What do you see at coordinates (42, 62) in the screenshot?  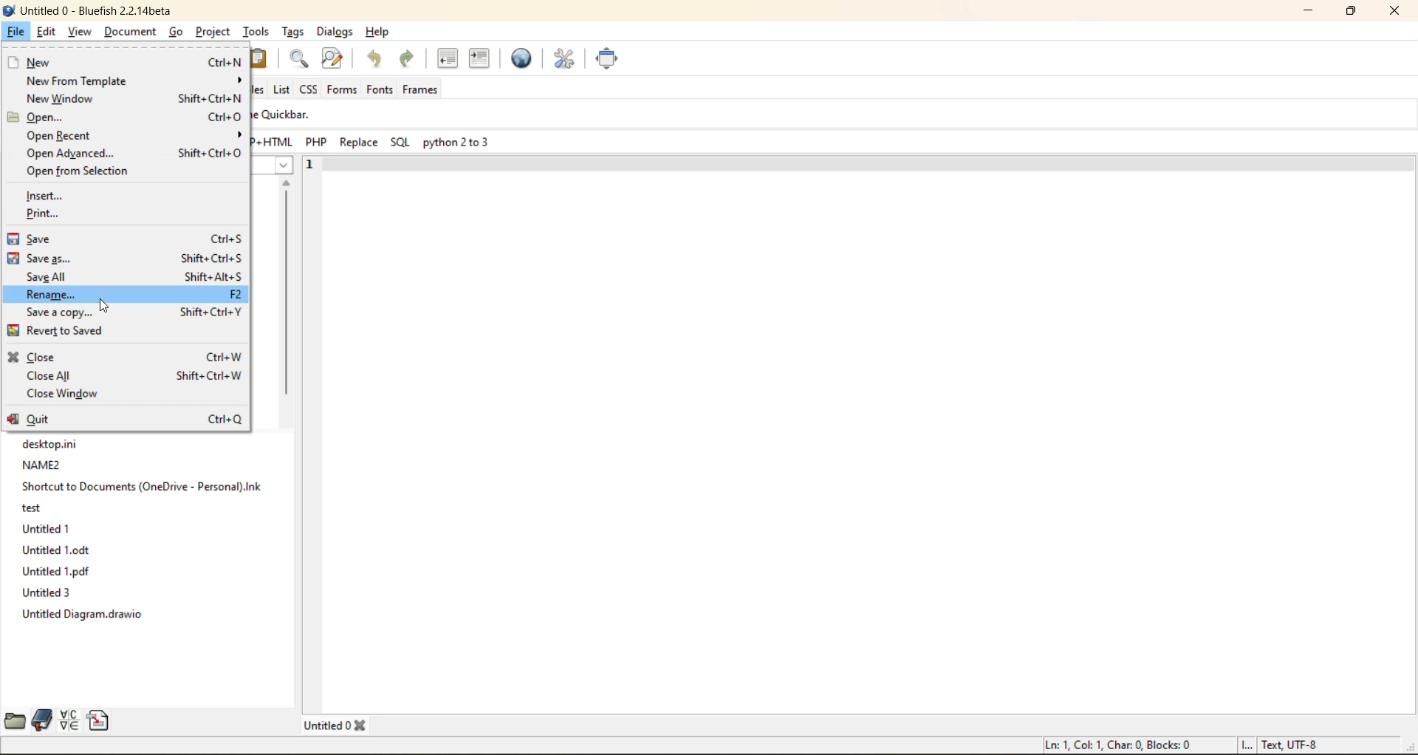 I see `new` at bounding box center [42, 62].